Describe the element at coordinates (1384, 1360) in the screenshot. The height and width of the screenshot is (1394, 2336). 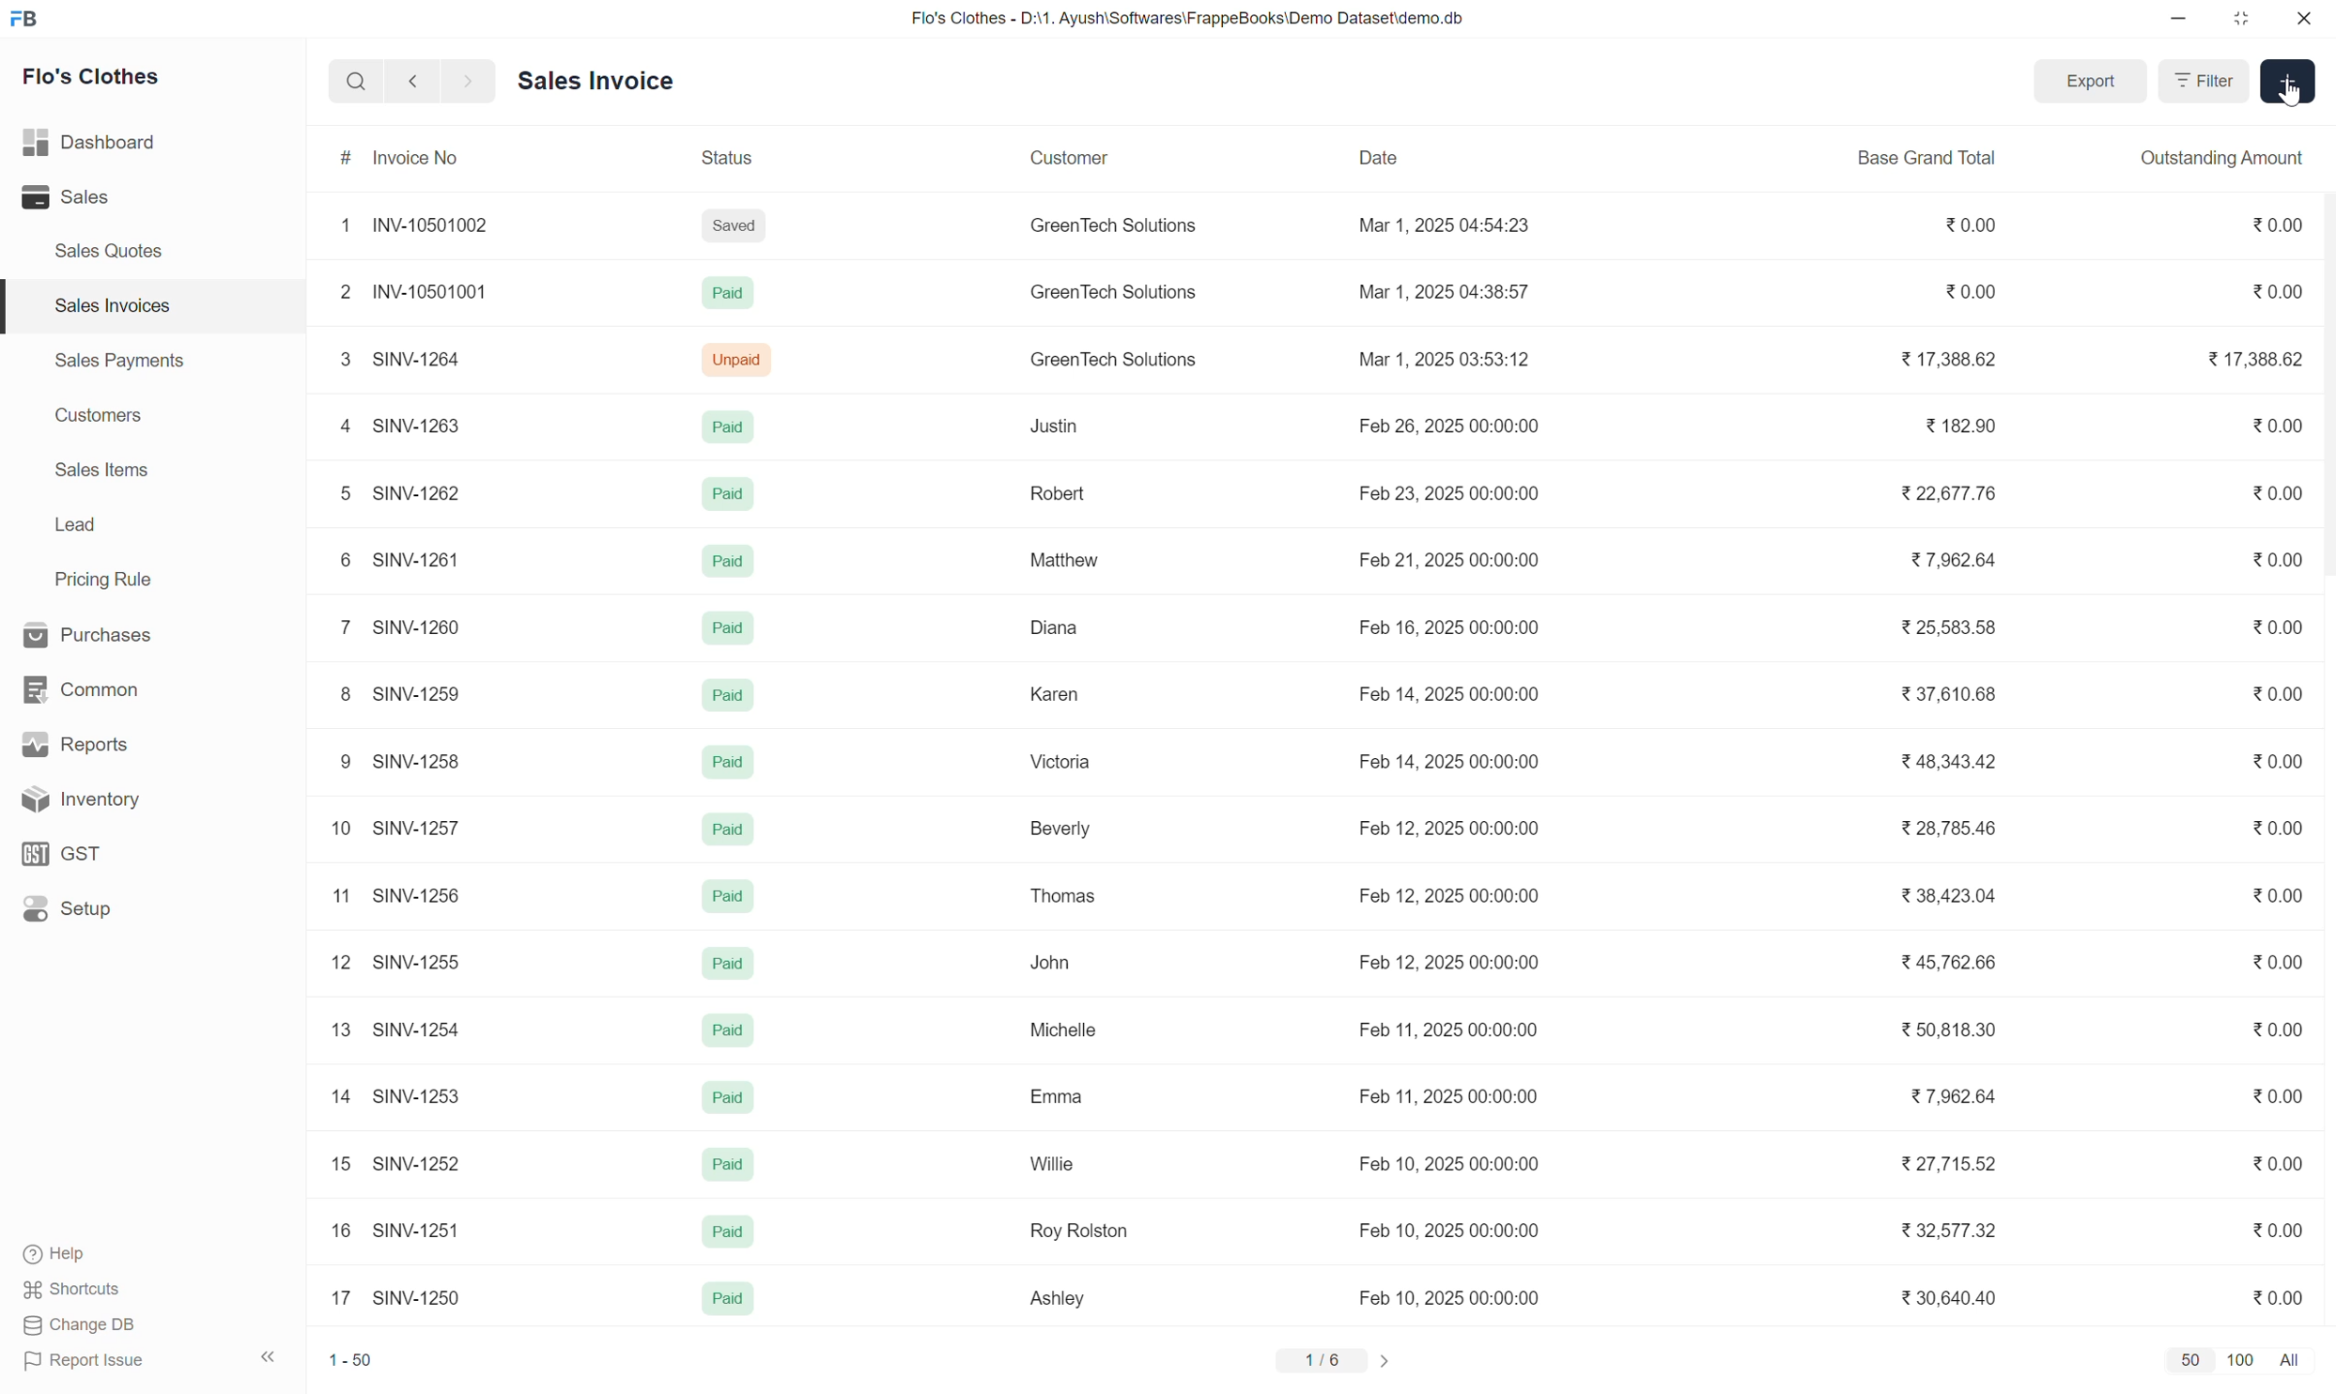
I see `go to next page` at that location.